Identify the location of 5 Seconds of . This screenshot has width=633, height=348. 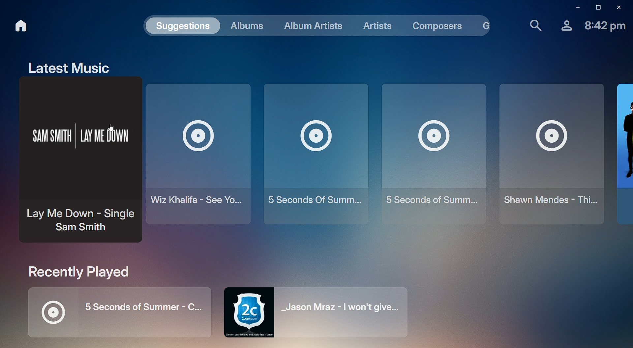
(434, 154).